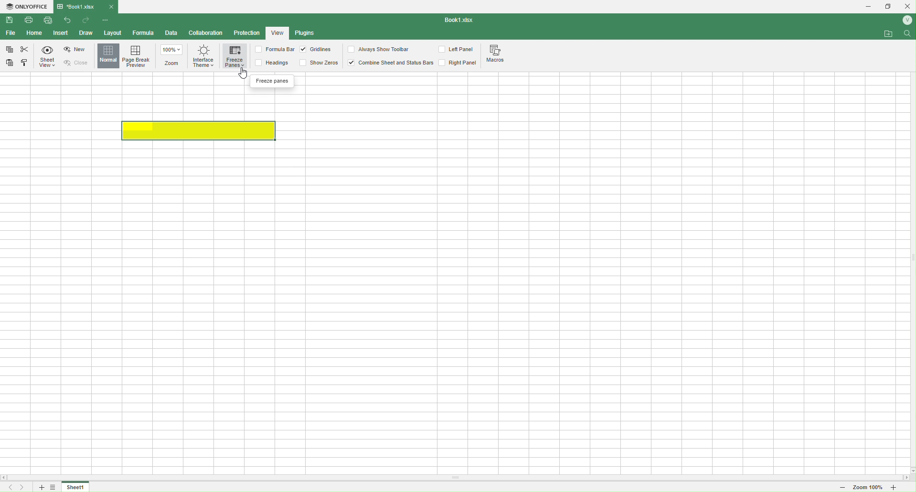 The height and width of the screenshot is (492, 916). I want to click on Combine sheet and status bar, so click(390, 63).